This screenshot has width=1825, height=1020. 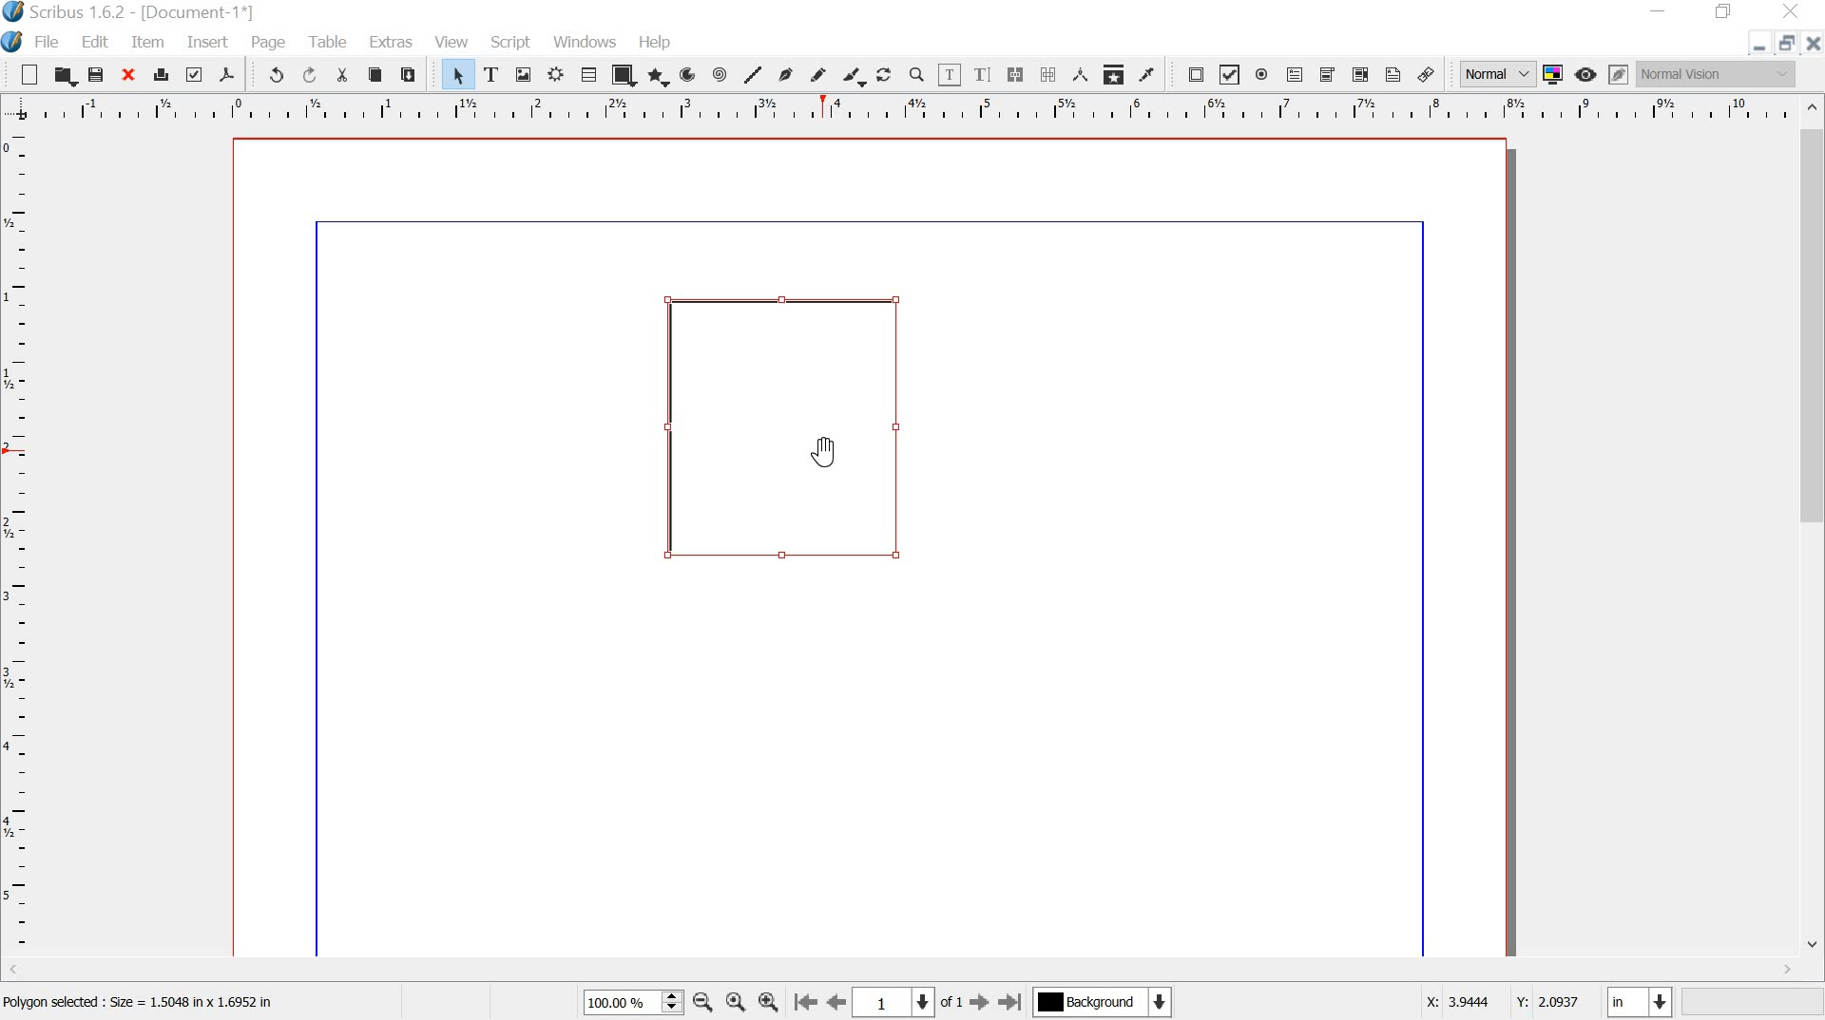 What do you see at coordinates (1814, 530) in the screenshot?
I see `scrollbar` at bounding box center [1814, 530].